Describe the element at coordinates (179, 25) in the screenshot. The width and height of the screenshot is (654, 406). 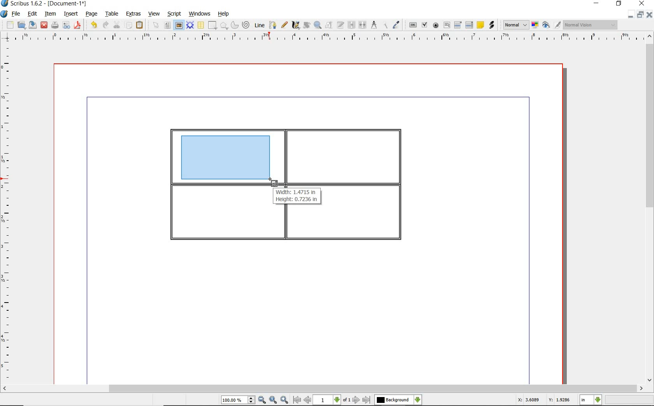
I see `image` at that location.